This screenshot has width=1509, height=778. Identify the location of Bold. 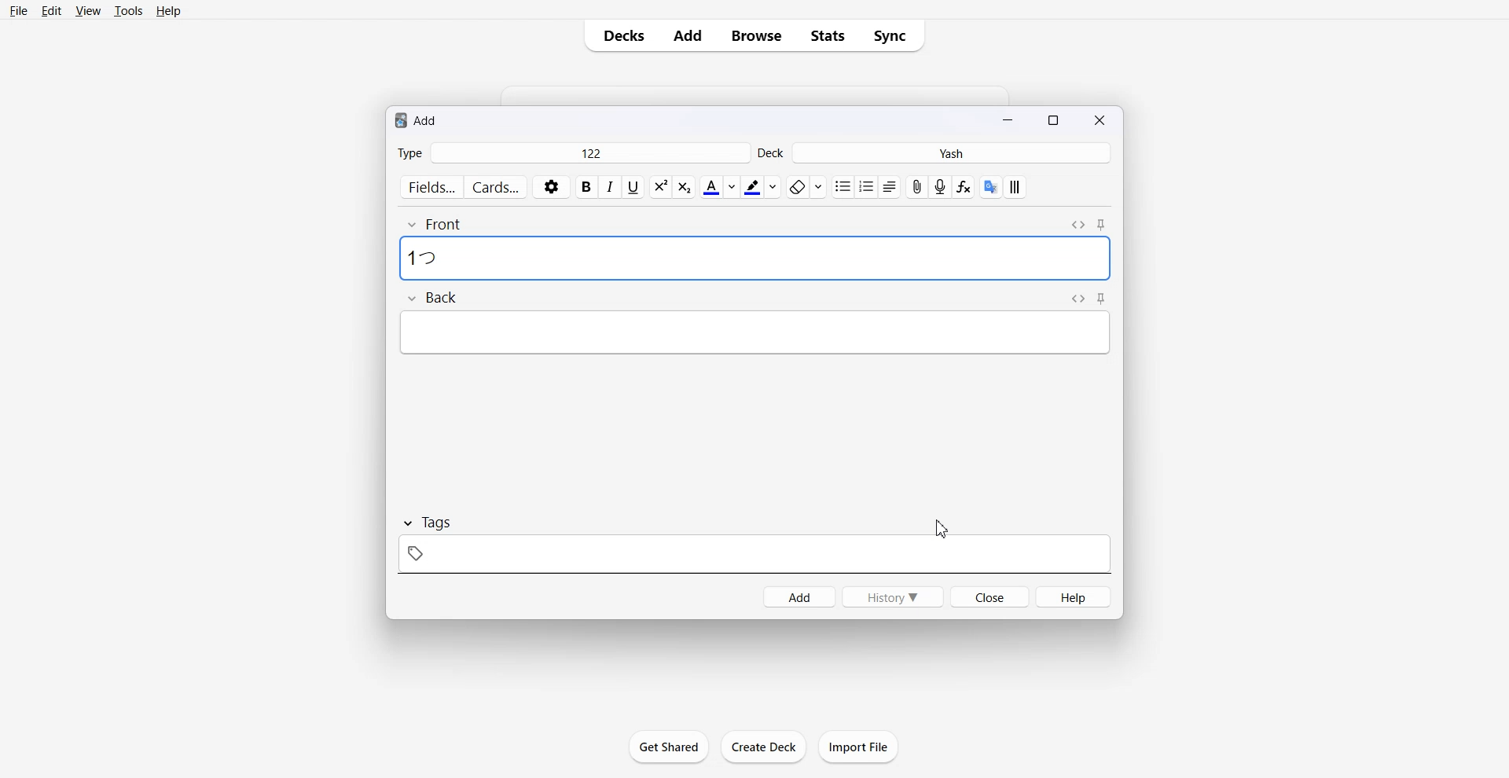
(587, 187).